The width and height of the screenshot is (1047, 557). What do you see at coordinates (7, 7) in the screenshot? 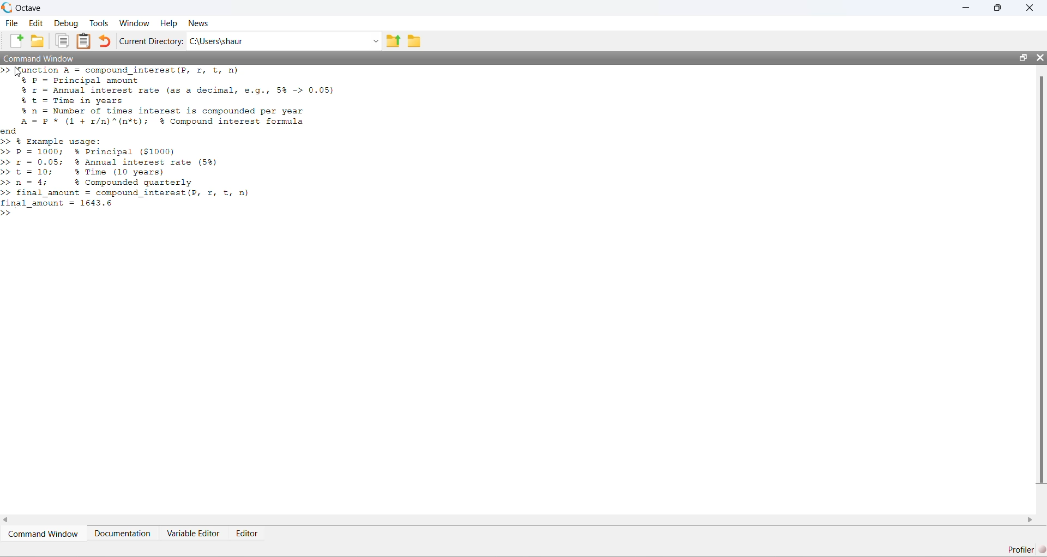
I see `Logo` at bounding box center [7, 7].